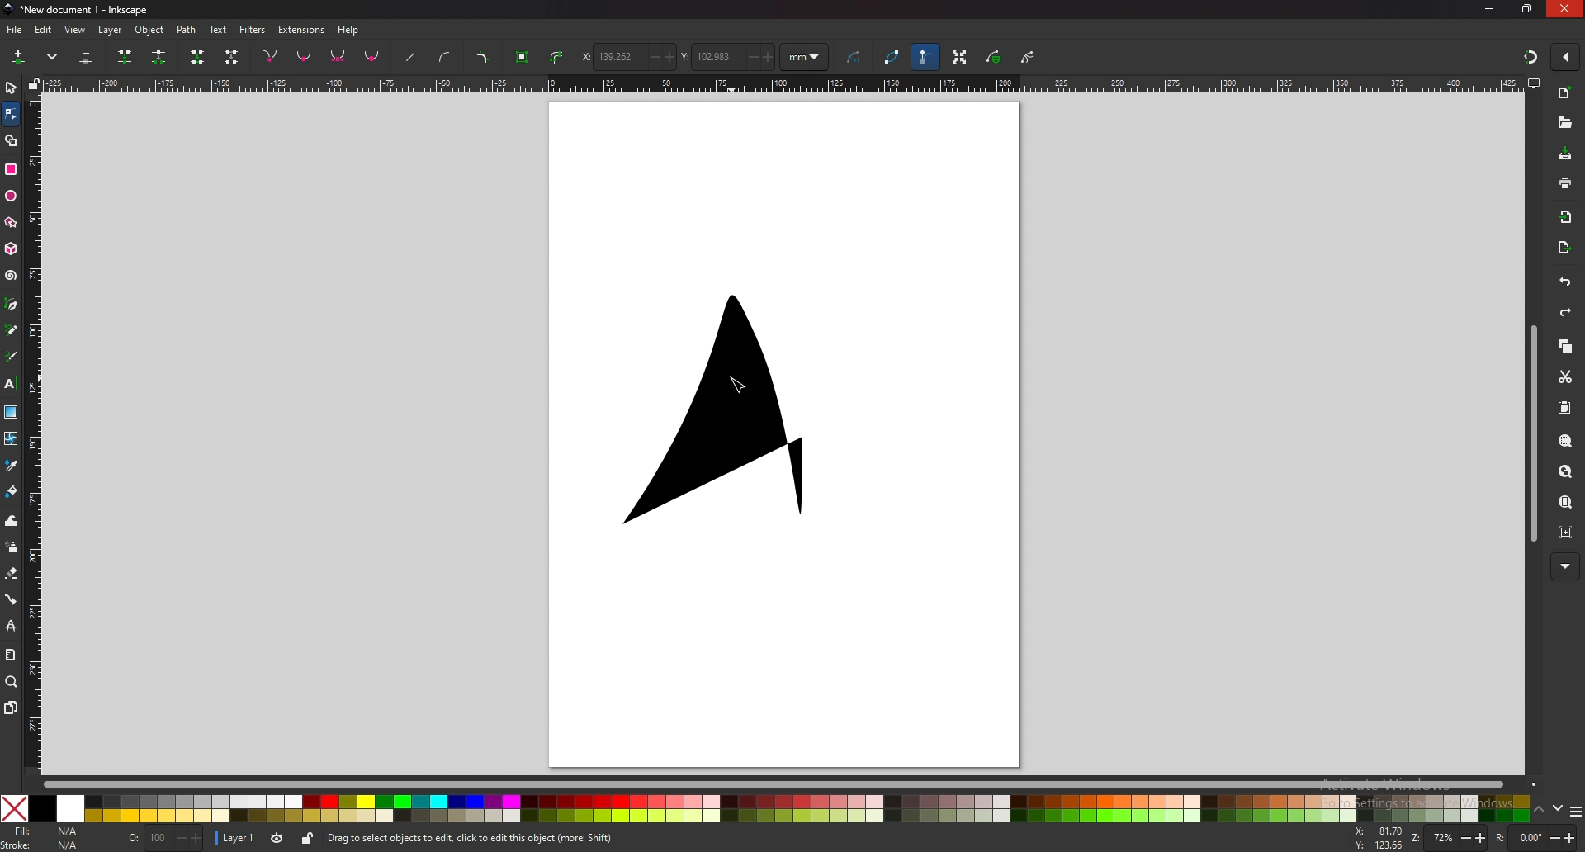 The image size is (1585, 852). Describe the element at coordinates (1565, 376) in the screenshot. I see `cut` at that location.